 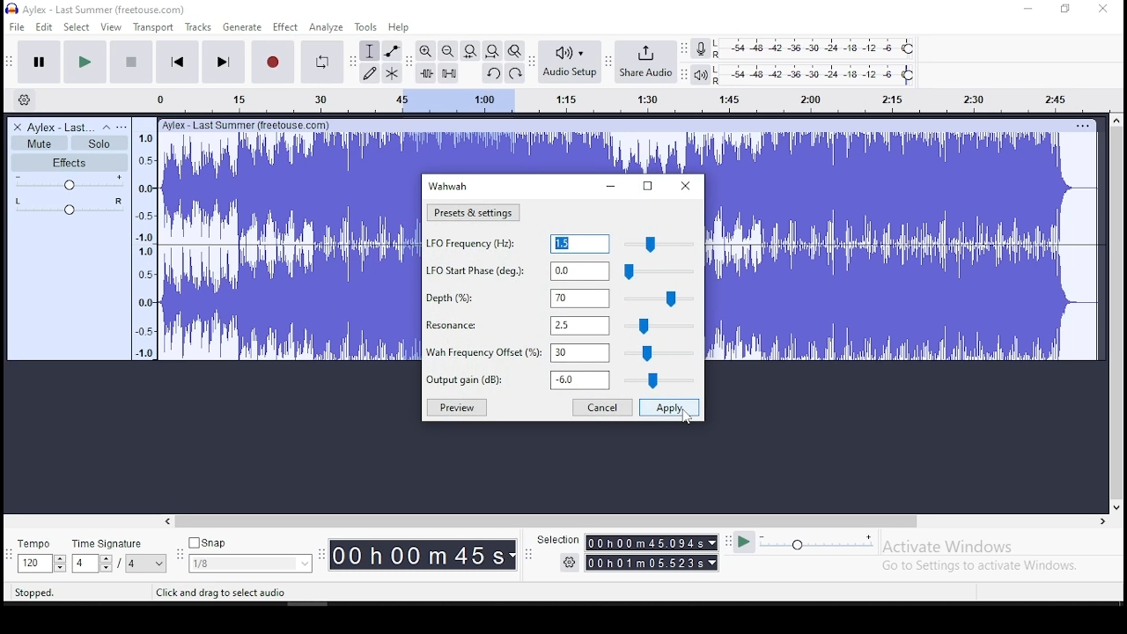 I want to click on volume, so click(x=69, y=181).